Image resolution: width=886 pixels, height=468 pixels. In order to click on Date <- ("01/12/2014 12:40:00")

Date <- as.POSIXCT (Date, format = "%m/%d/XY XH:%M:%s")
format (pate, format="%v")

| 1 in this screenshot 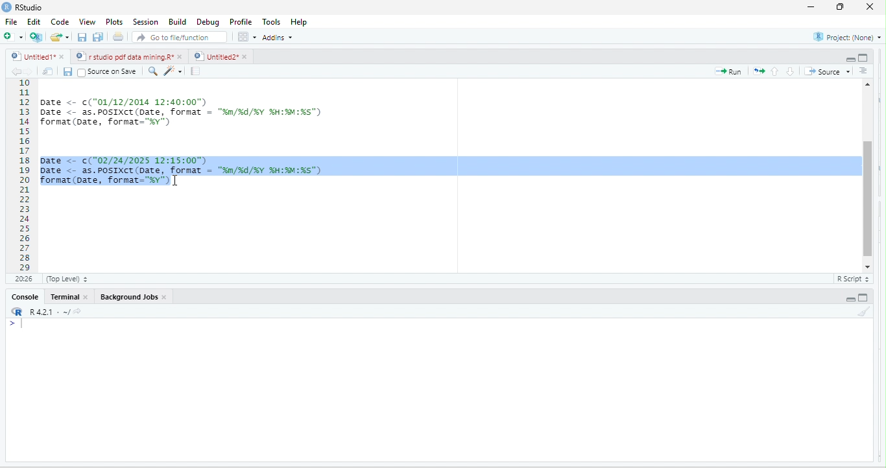, I will do `click(259, 111)`.